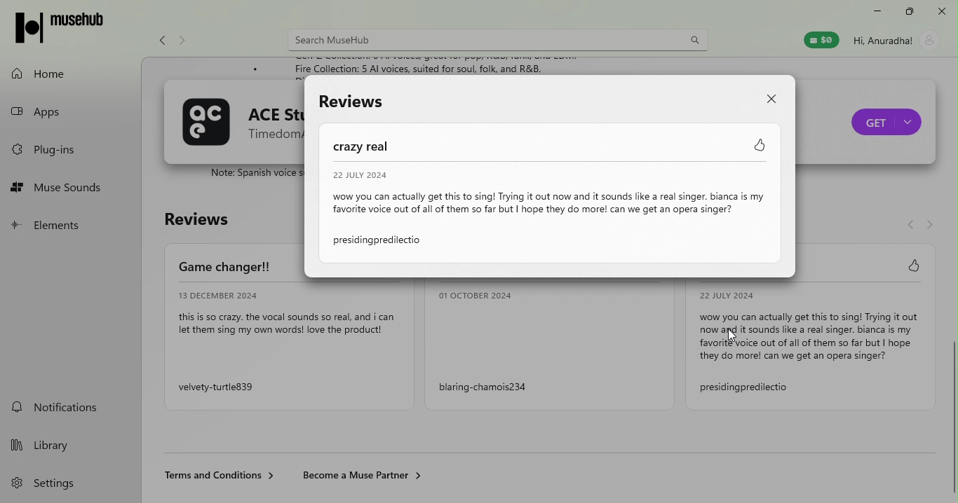 The width and height of the screenshot is (958, 503). Describe the element at coordinates (253, 174) in the screenshot. I see `ACE Studio description text` at that location.